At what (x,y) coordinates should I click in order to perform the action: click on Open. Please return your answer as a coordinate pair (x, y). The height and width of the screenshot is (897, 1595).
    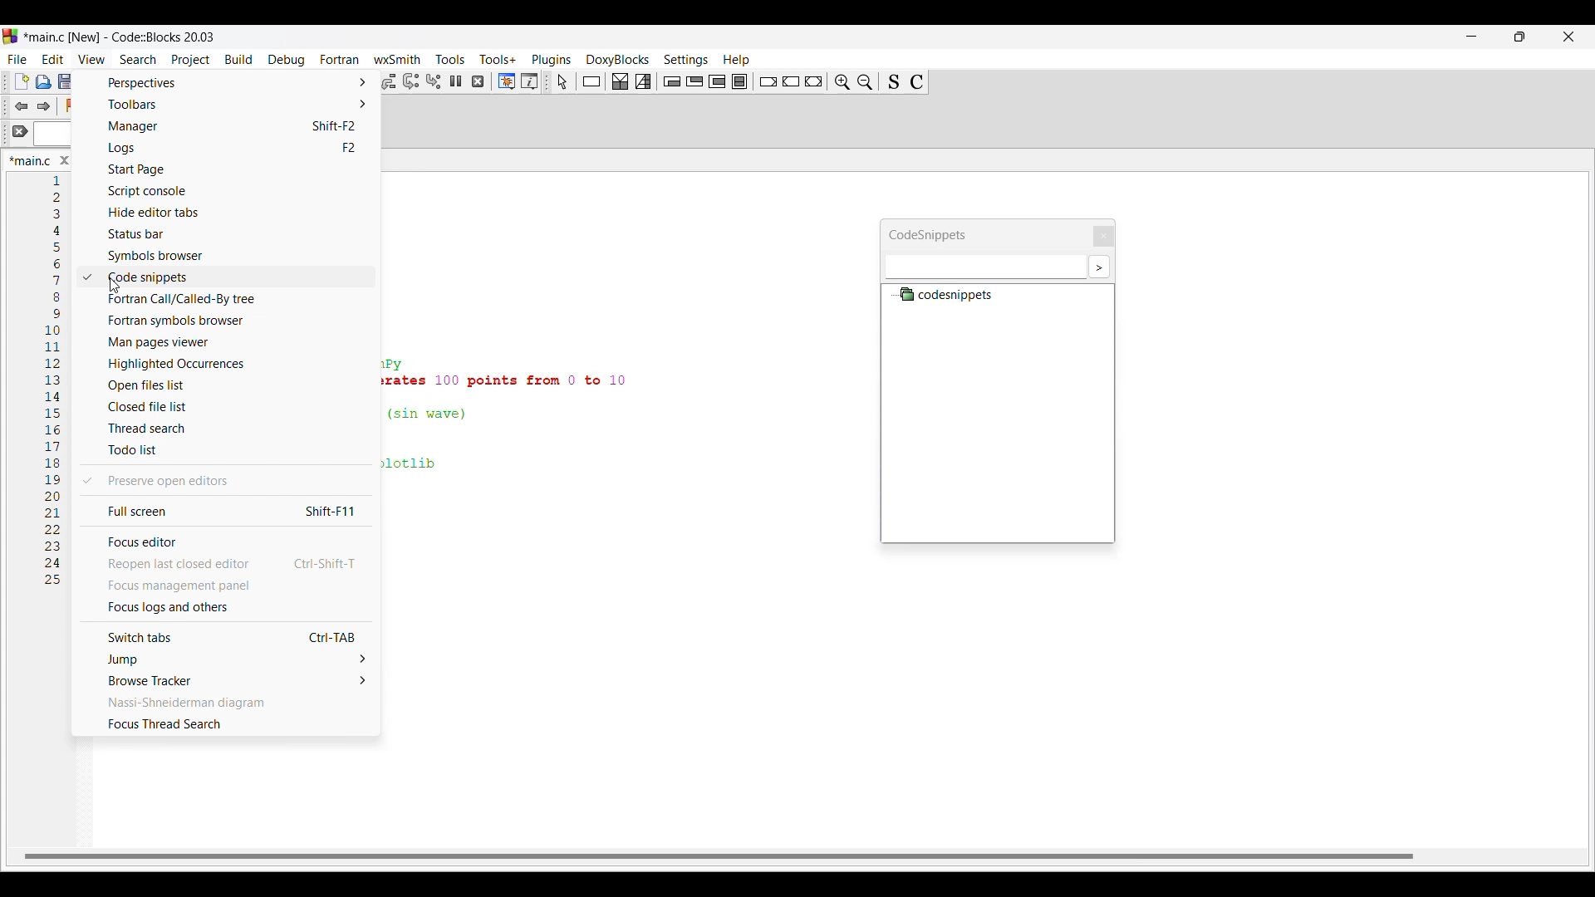
    Looking at the image, I should click on (43, 82).